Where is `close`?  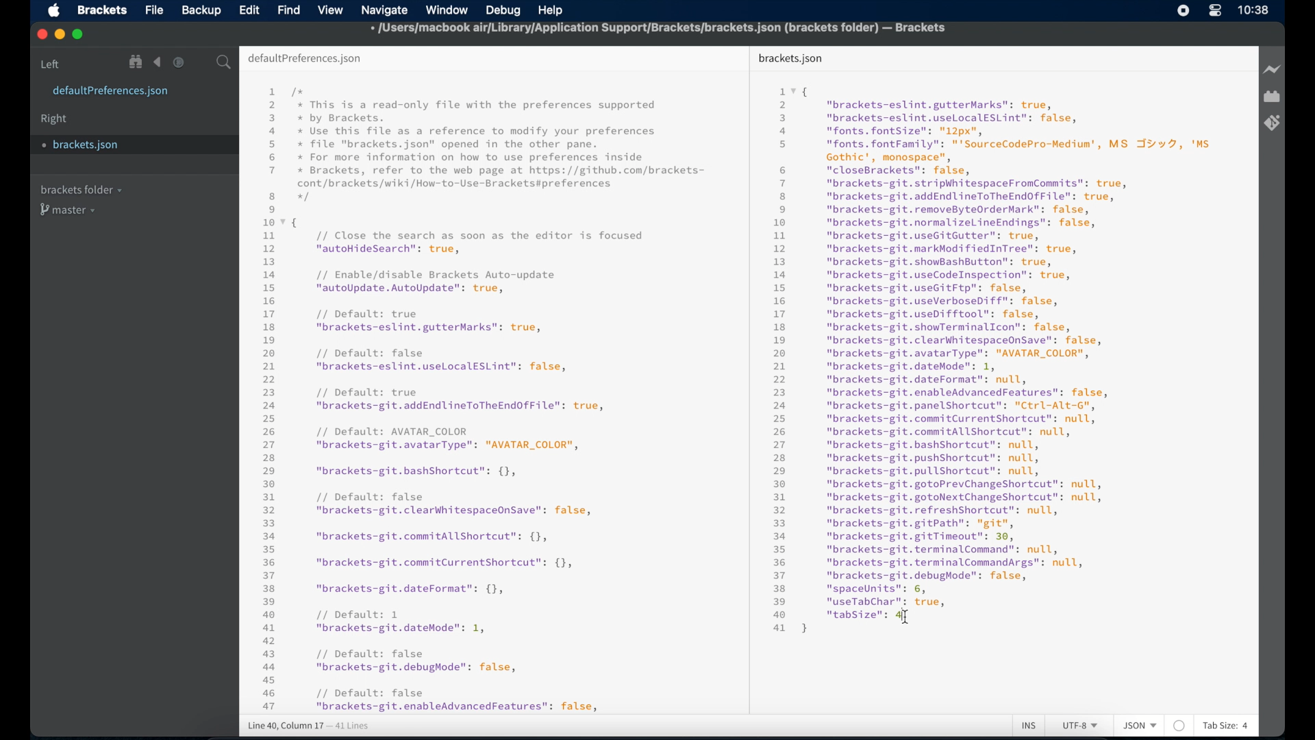 close is located at coordinates (42, 35).